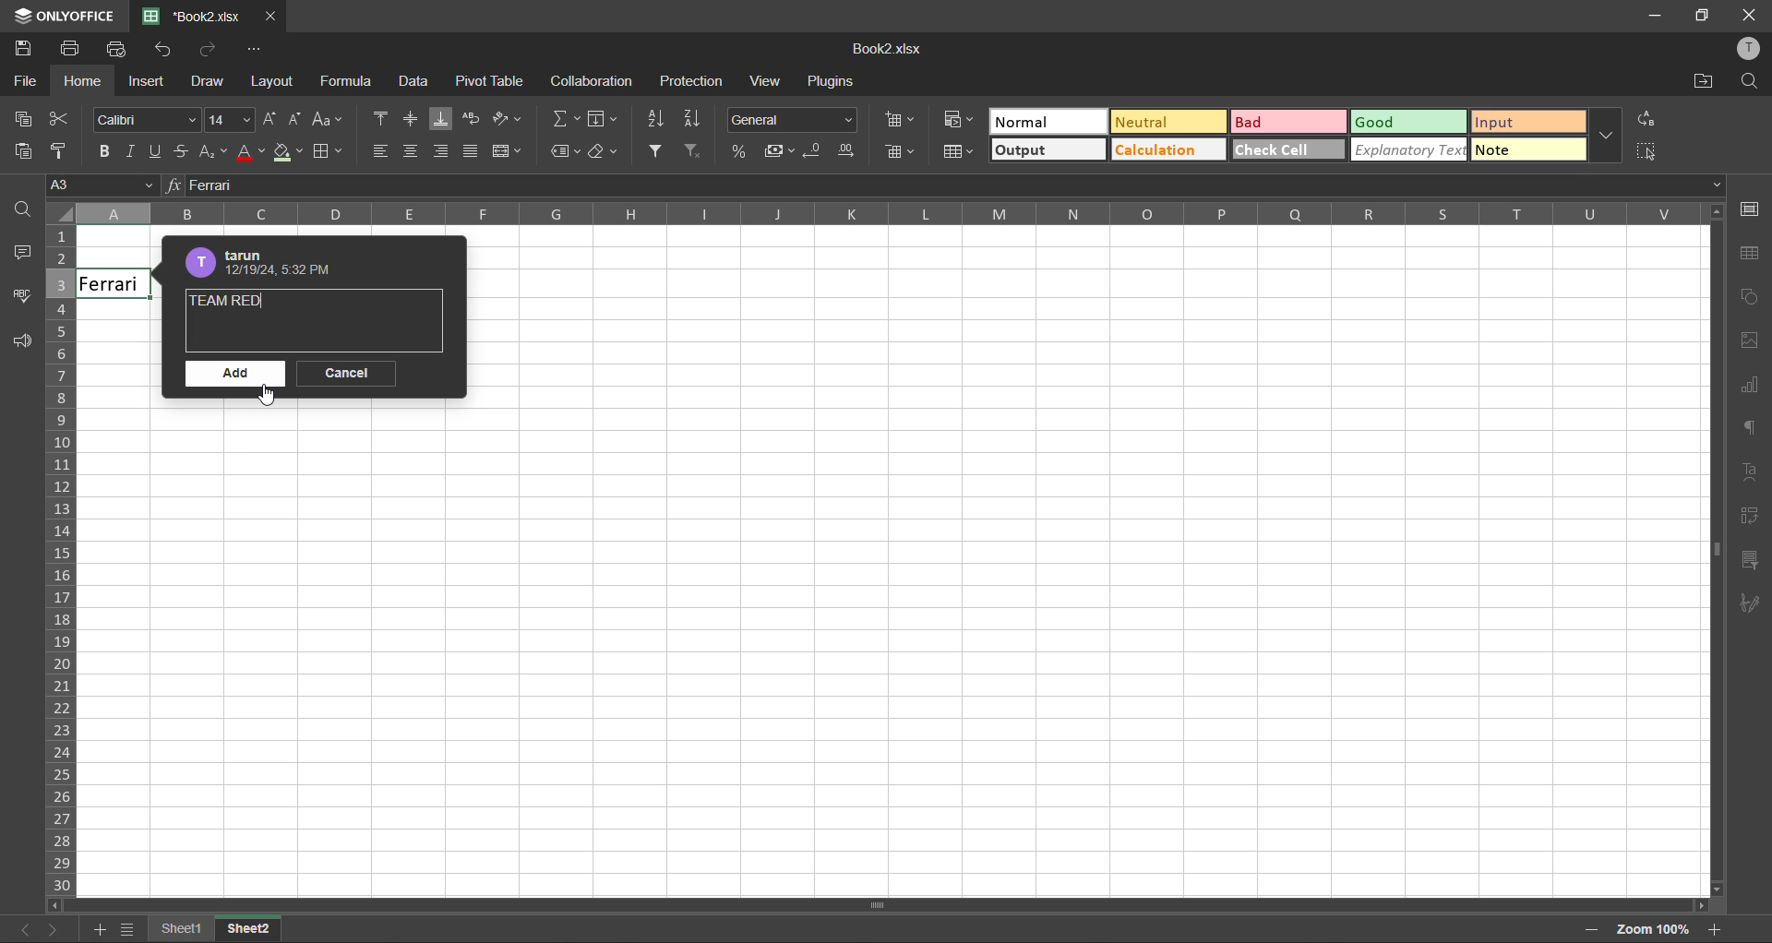 The image size is (1772, 943). Describe the element at coordinates (1529, 152) in the screenshot. I see `note` at that location.